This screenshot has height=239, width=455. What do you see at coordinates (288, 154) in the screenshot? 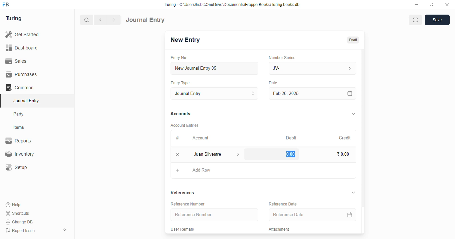
I see `typing ` at bounding box center [288, 154].